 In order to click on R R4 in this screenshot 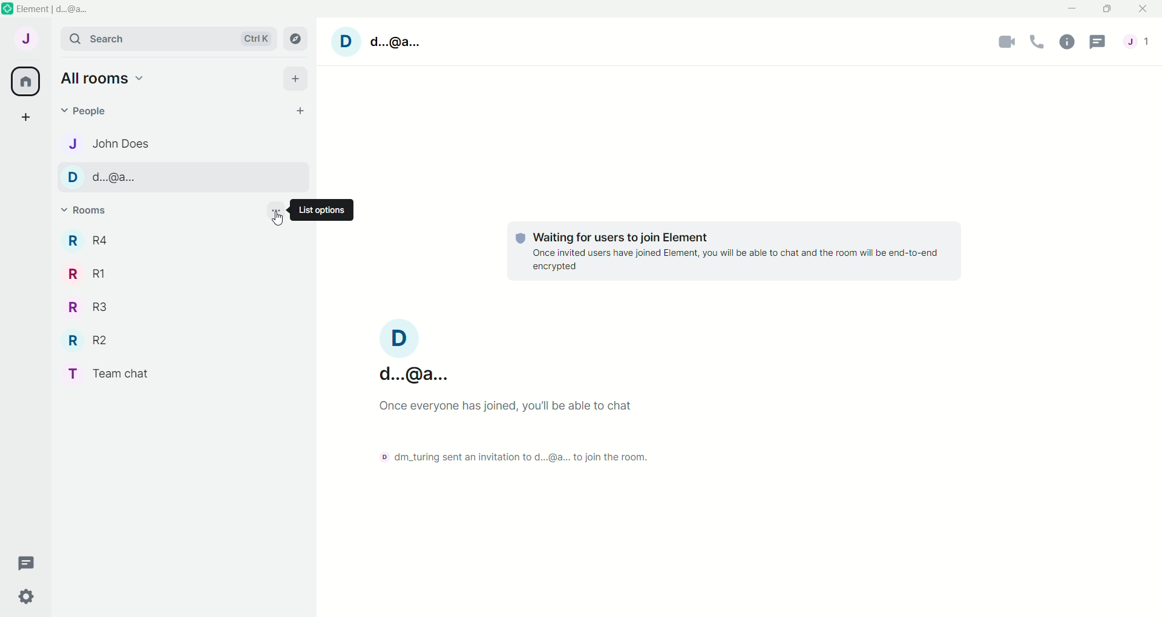, I will do `click(107, 240)`.